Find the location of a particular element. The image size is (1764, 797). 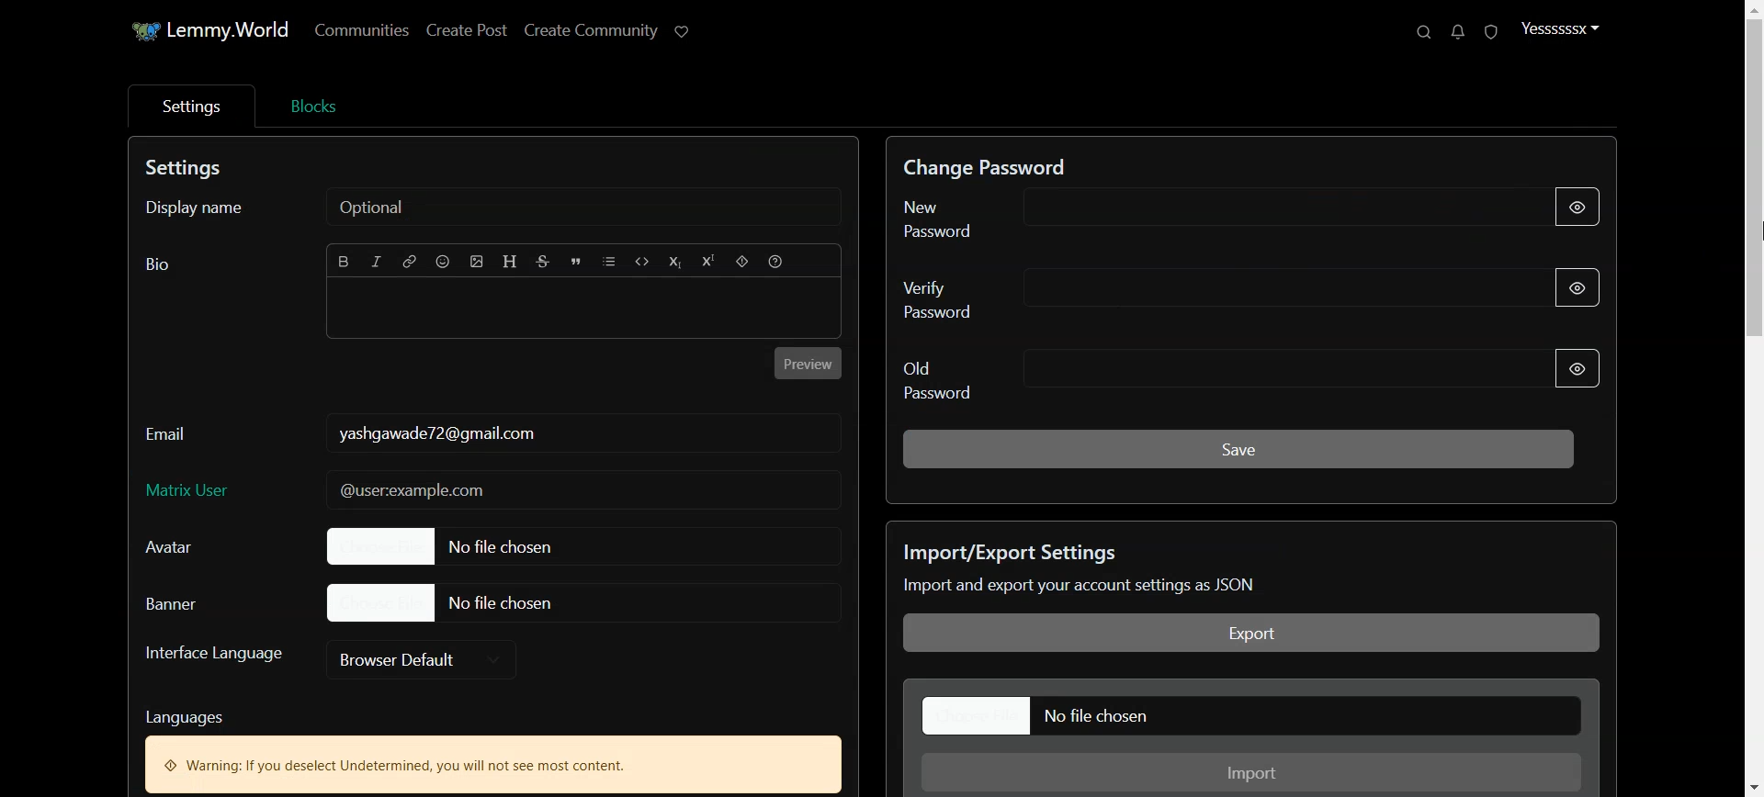

Blocks is located at coordinates (314, 106).